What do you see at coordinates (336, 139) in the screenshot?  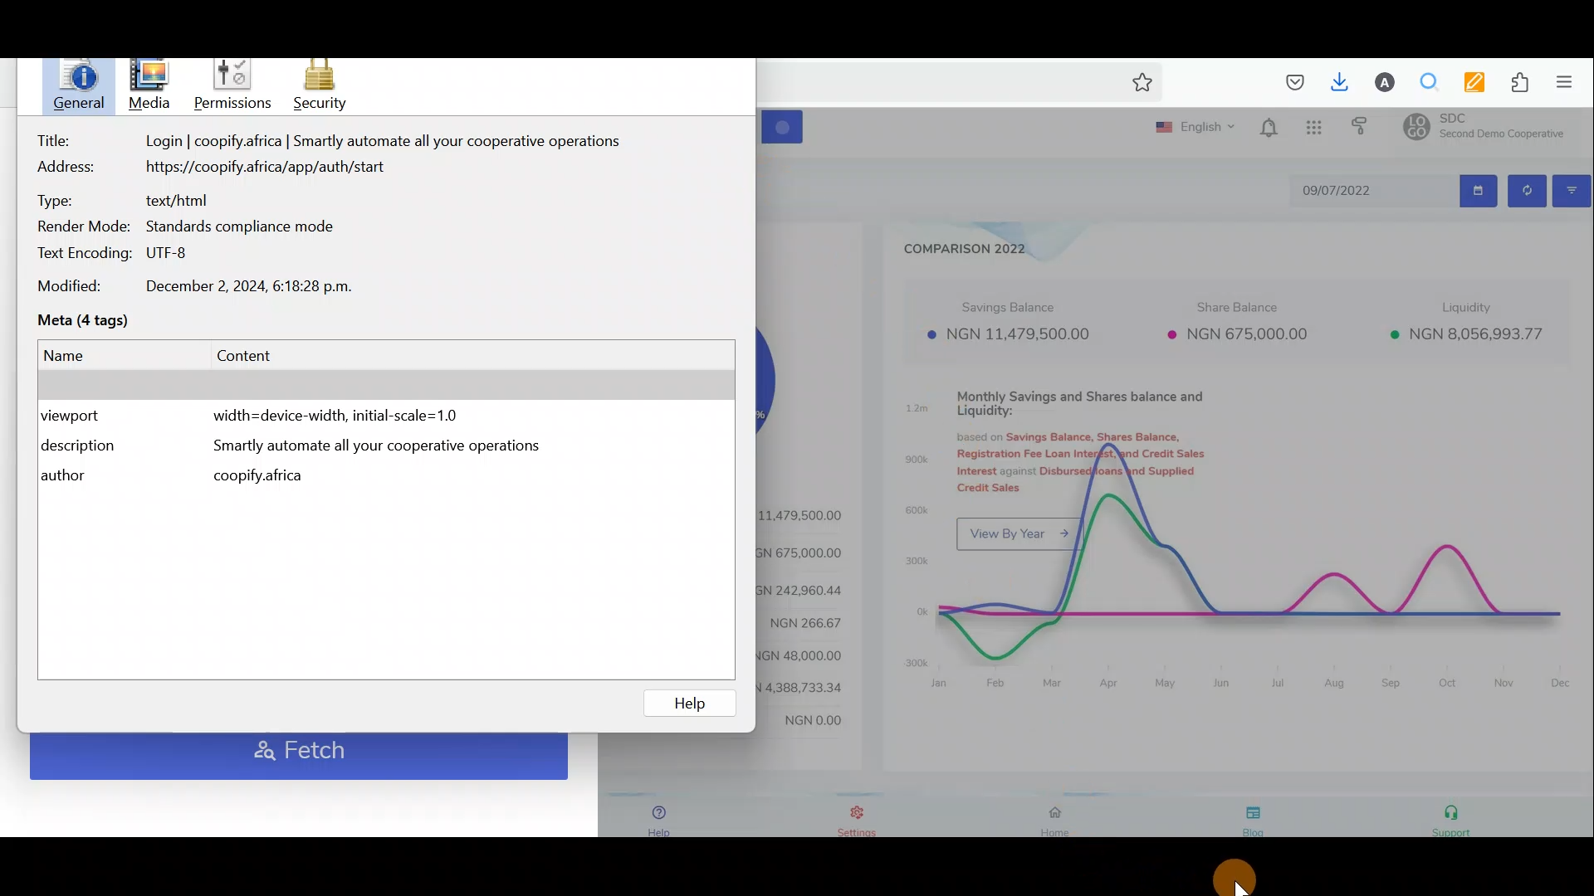 I see `Title` at bounding box center [336, 139].